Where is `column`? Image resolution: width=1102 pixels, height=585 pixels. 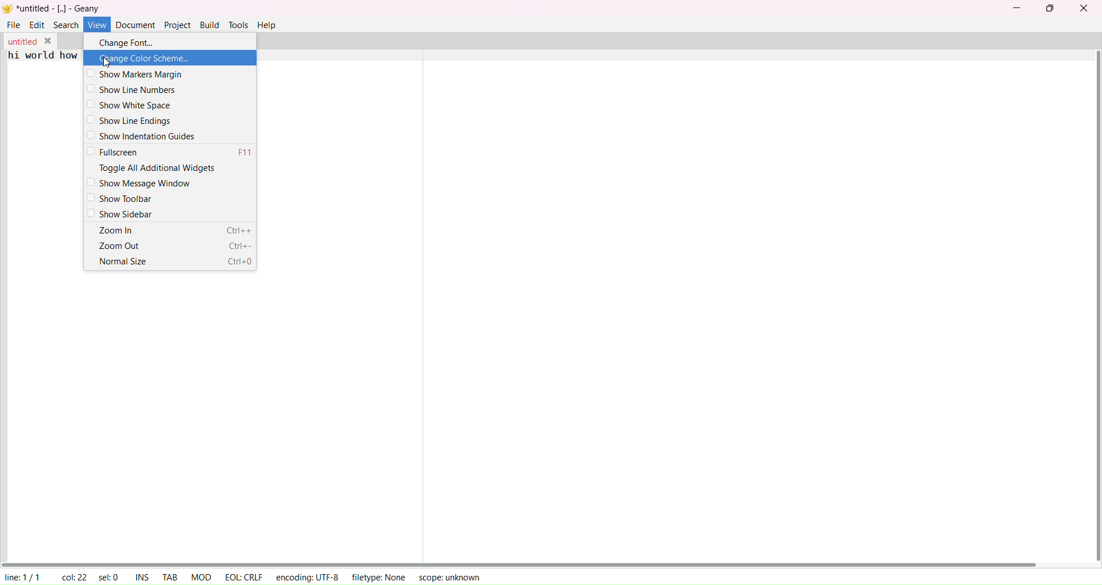 column is located at coordinates (73, 576).